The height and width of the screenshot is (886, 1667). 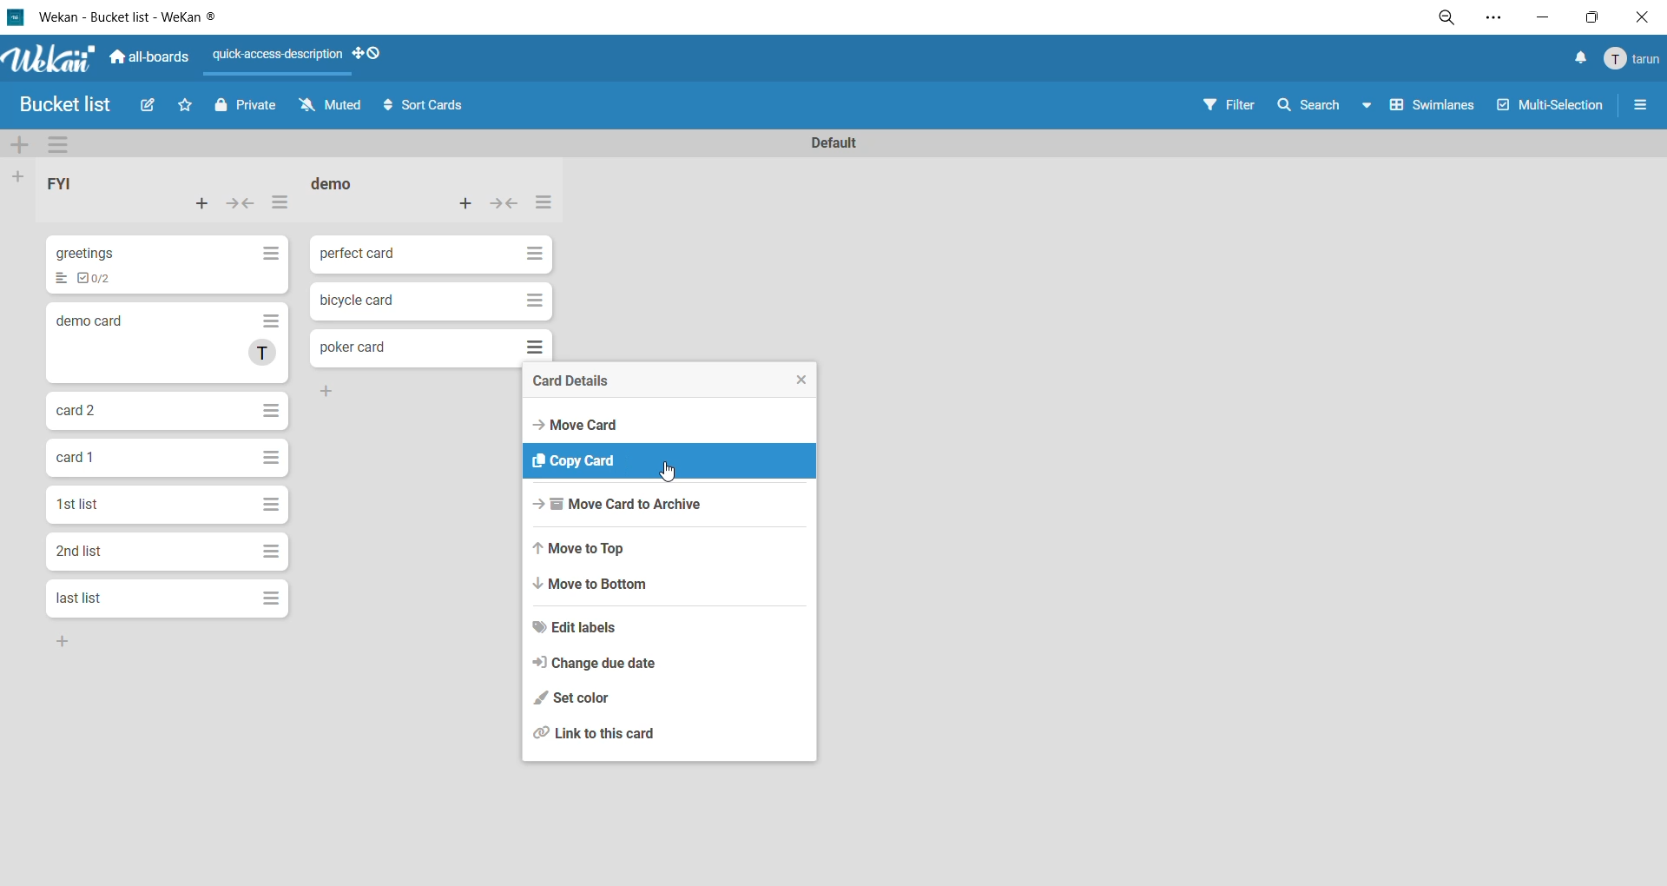 What do you see at coordinates (78, 456) in the screenshot?
I see `card 1` at bounding box center [78, 456].